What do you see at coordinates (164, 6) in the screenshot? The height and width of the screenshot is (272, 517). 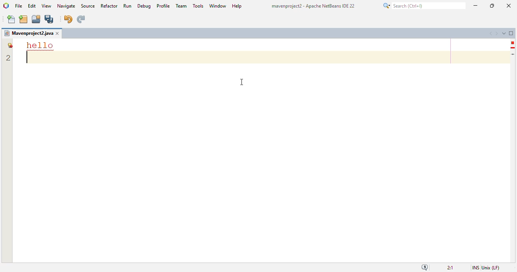 I see `profile` at bounding box center [164, 6].